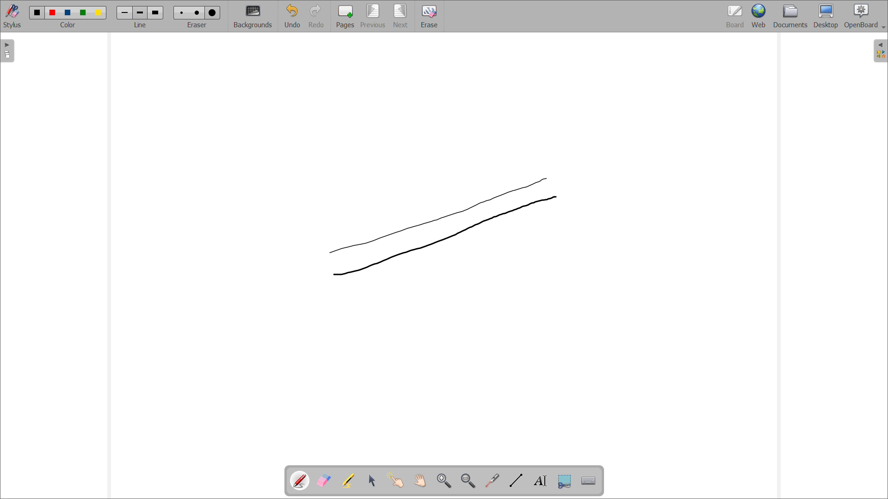  Describe the element at coordinates (516, 481) in the screenshot. I see `draw lines` at that location.